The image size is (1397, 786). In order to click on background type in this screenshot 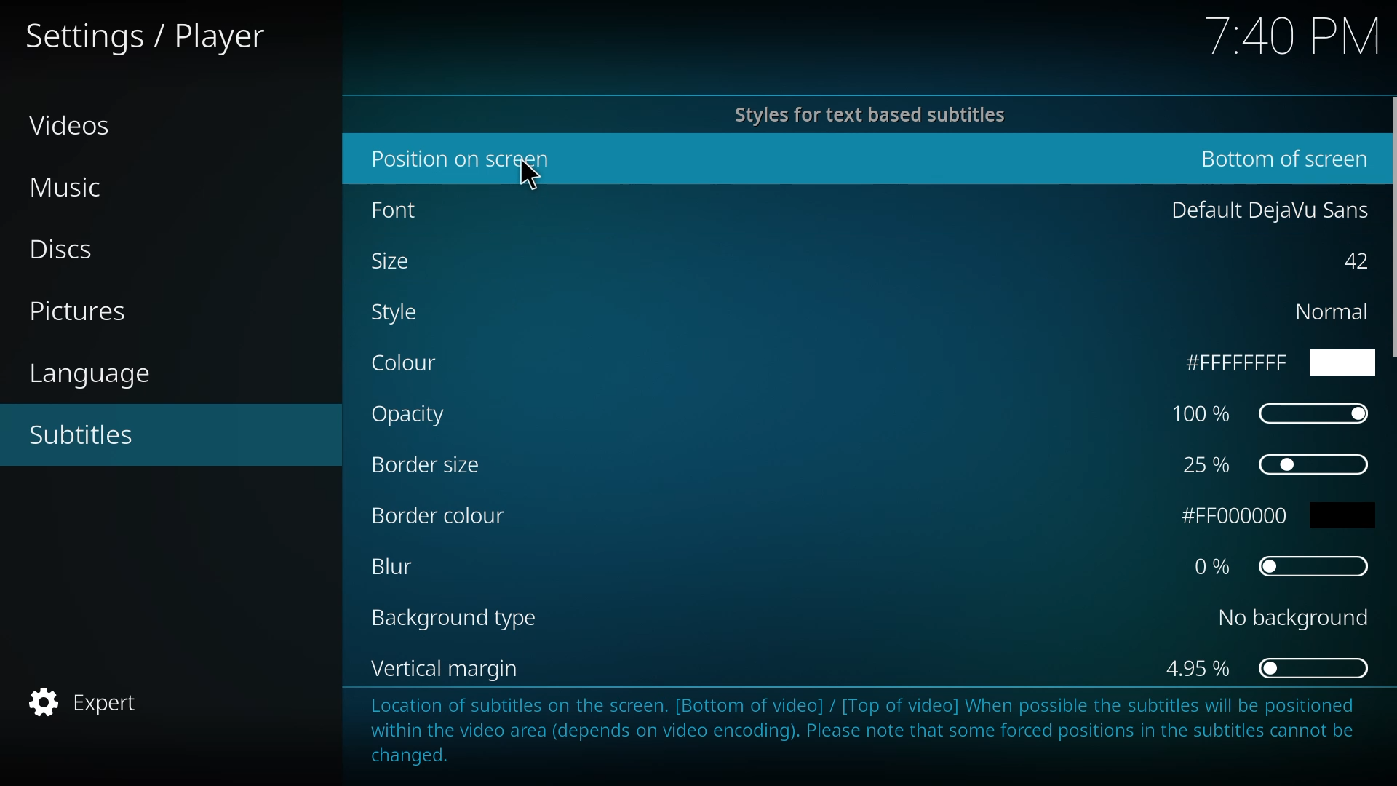, I will do `click(453, 618)`.